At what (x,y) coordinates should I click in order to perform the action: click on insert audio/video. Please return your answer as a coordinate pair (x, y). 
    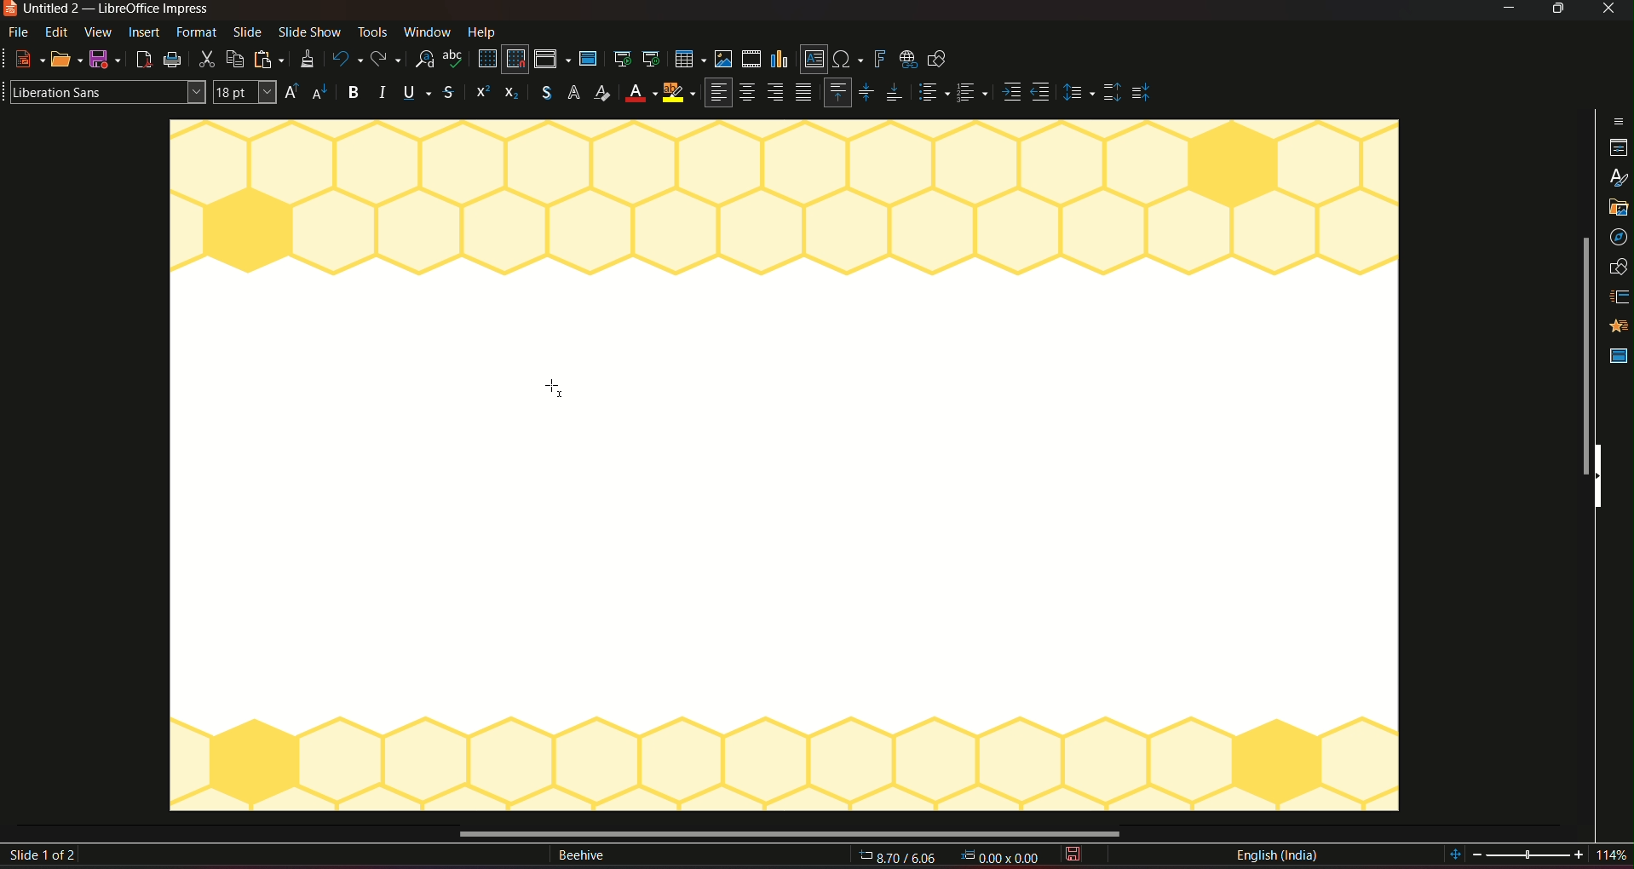
    Looking at the image, I should click on (751, 60).